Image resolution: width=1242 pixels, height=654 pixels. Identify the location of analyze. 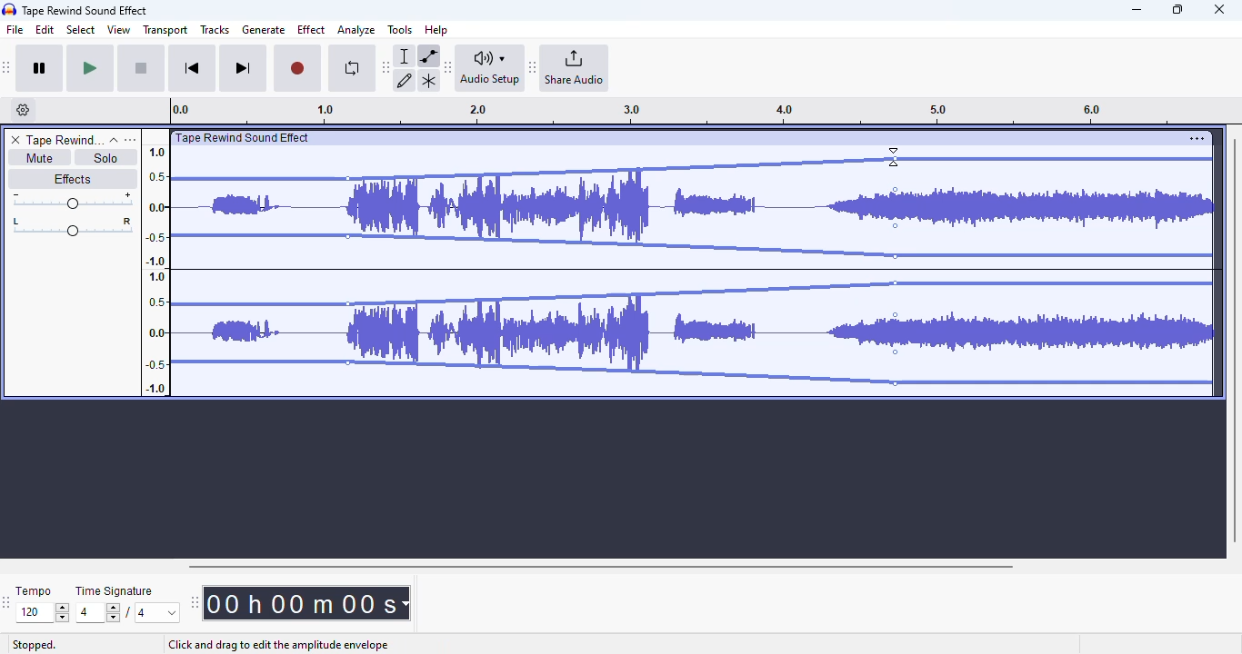
(356, 30).